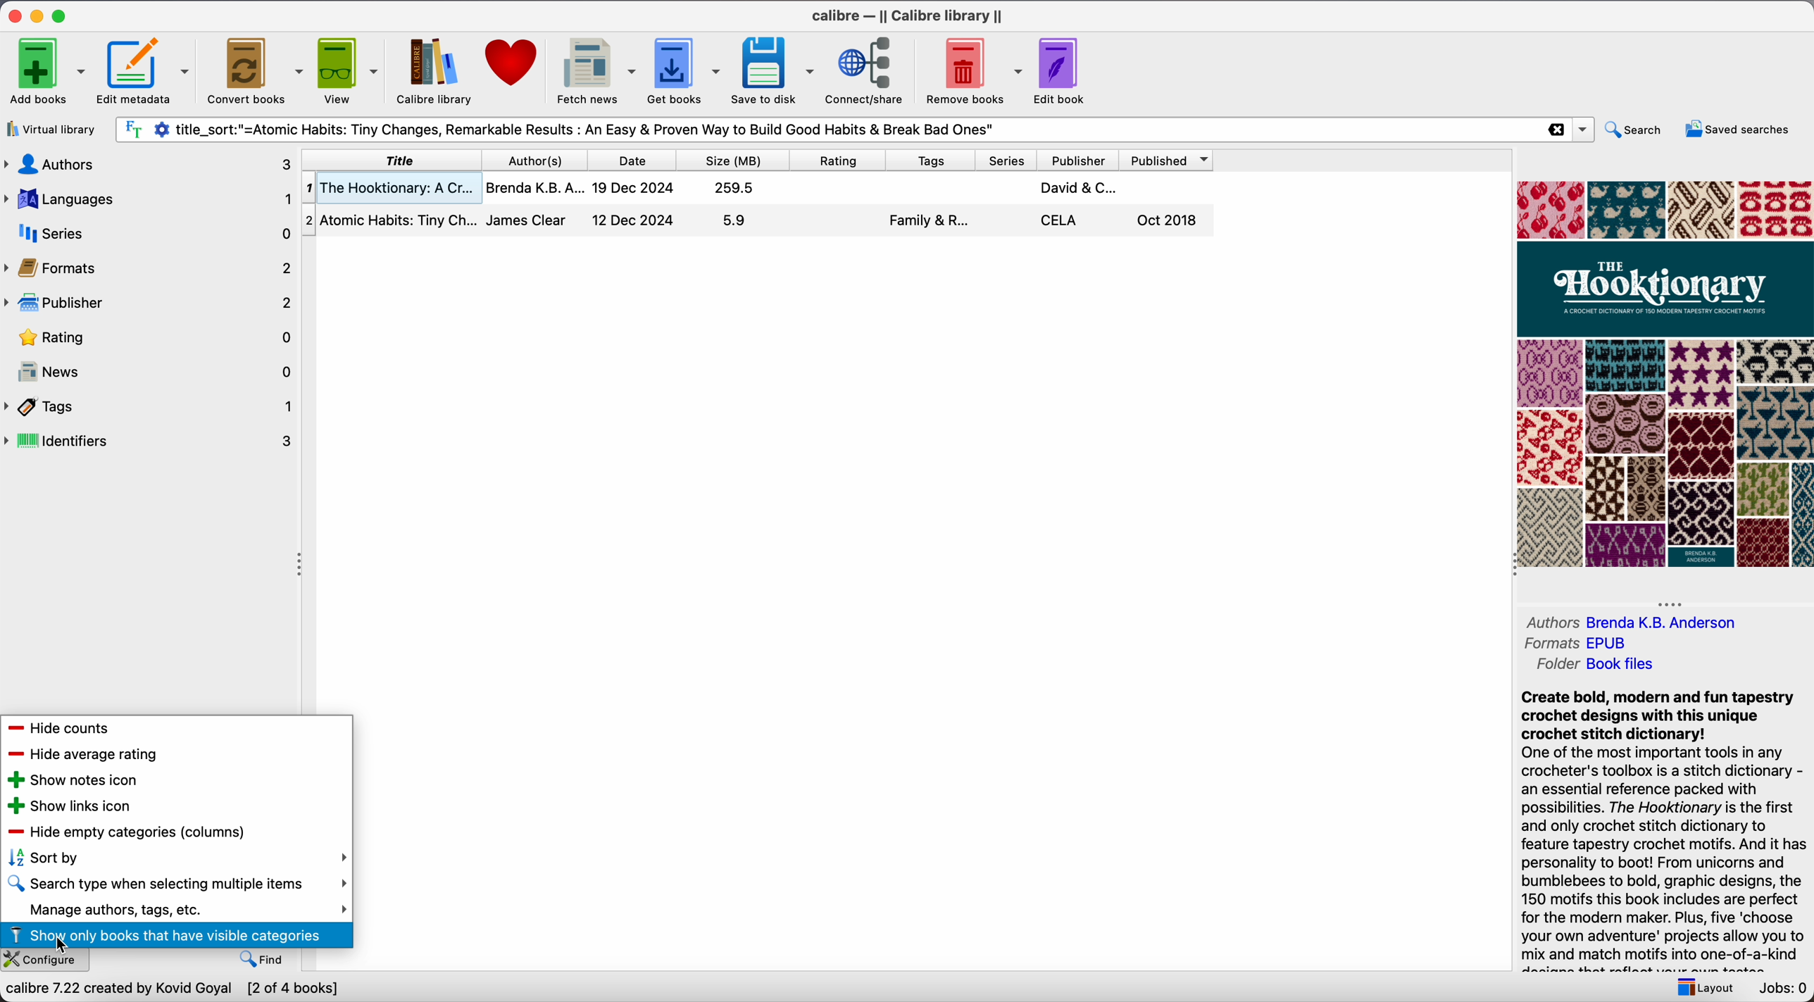 The width and height of the screenshot is (1814, 1002). Describe the element at coordinates (1704, 989) in the screenshot. I see `layout` at that location.